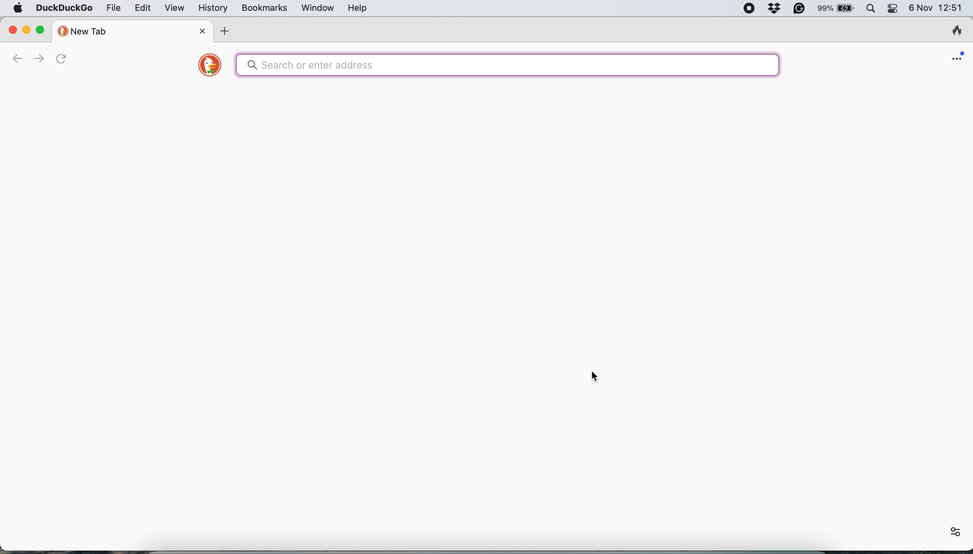  Describe the element at coordinates (773, 9) in the screenshot. I see `dropbox` at that location.